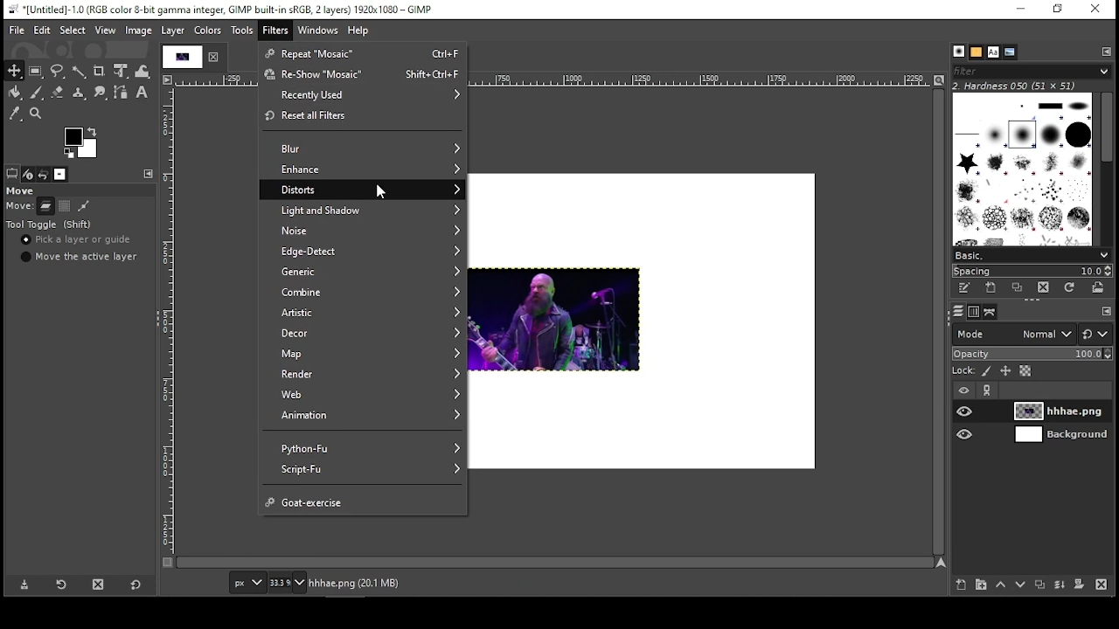 The height and width of the screenshot is (629, 1119). Describe the element at coordinates (35, 70) in the screenshot. I see `rectangular selection tool` at that location.